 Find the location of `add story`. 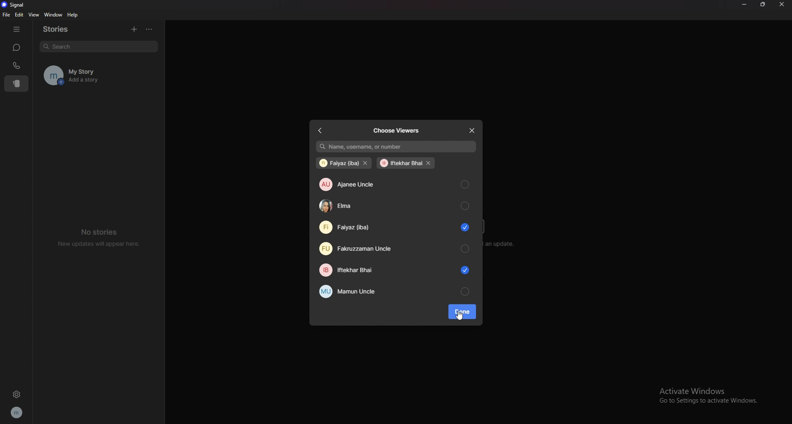

add story is located at coordinates (132, 28).